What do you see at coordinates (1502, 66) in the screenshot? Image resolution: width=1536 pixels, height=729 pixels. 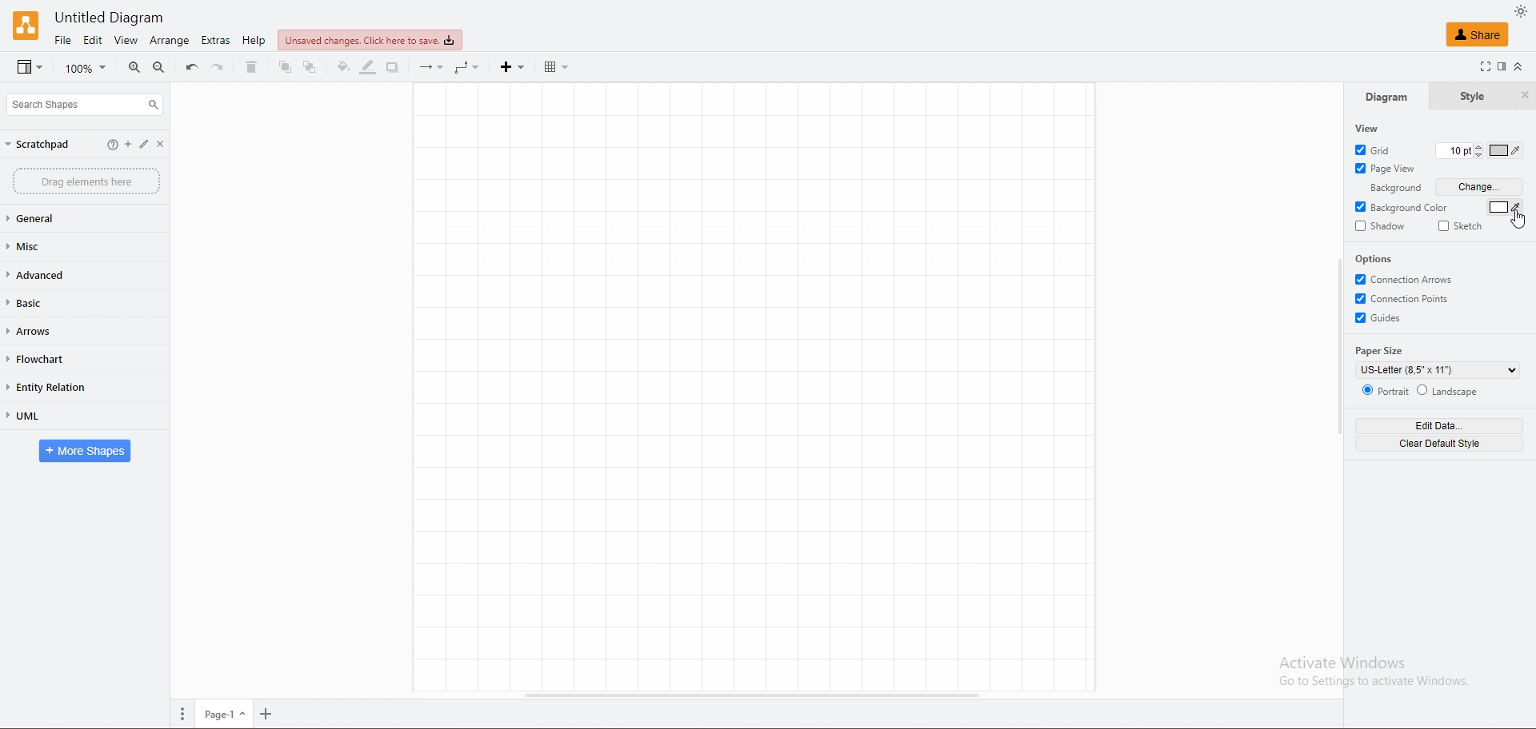 I see `format` at bounding box center [1502, 66].